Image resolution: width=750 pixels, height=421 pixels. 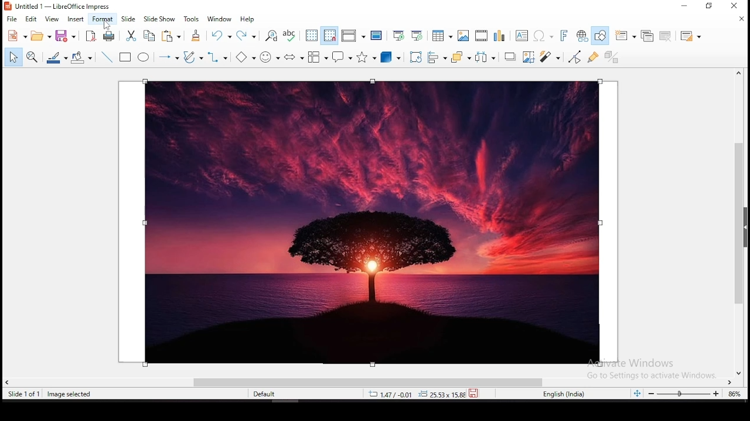 What do you see at coordinates (81, 57) in the screenshot?
I see `fill color` at bounding box center [81, 57].